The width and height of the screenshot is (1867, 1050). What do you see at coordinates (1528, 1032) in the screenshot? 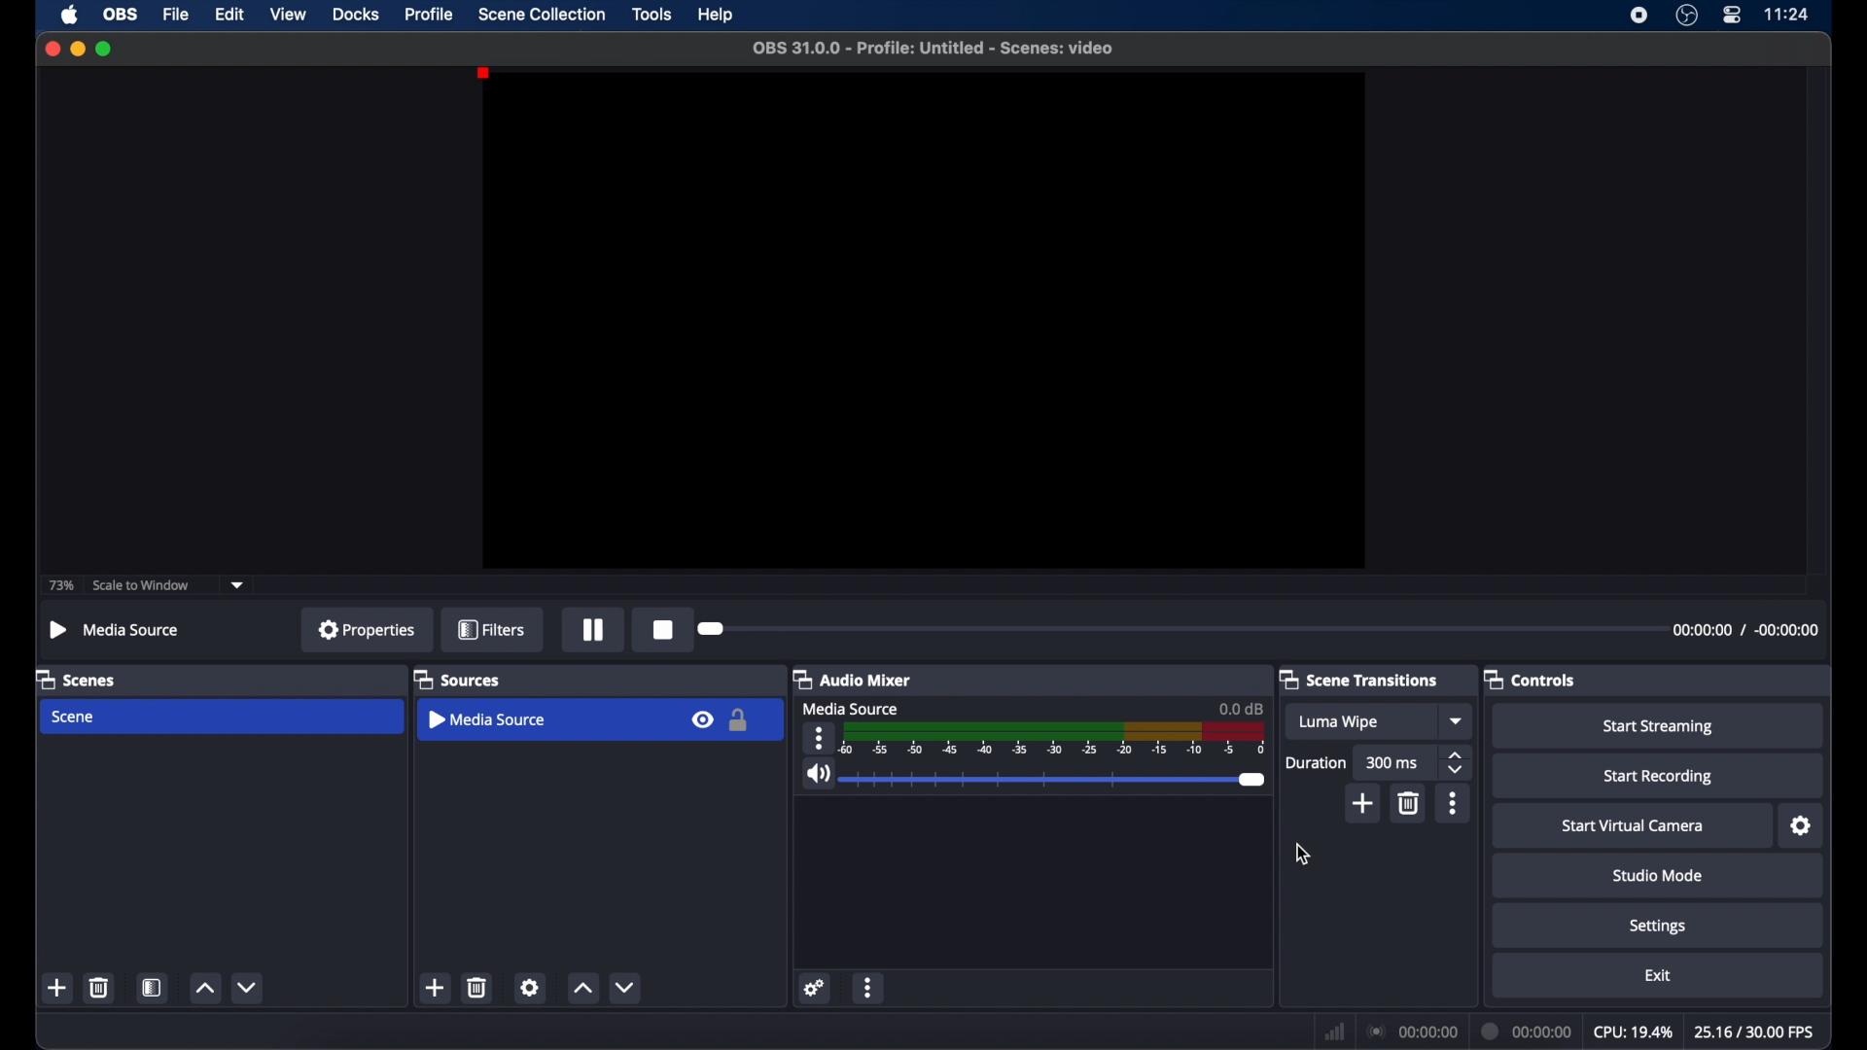
I see `duration` at bounding box center [1528, 1032].